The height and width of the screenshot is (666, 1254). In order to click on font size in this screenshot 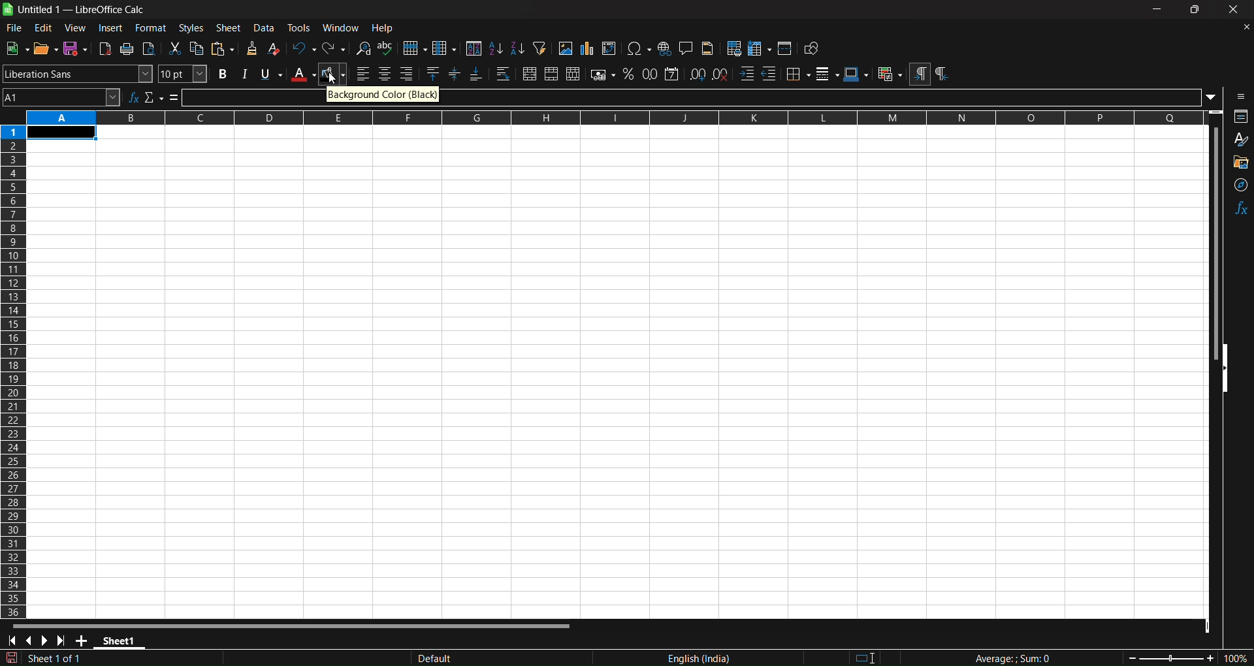, I will do `click(182, 74)`.